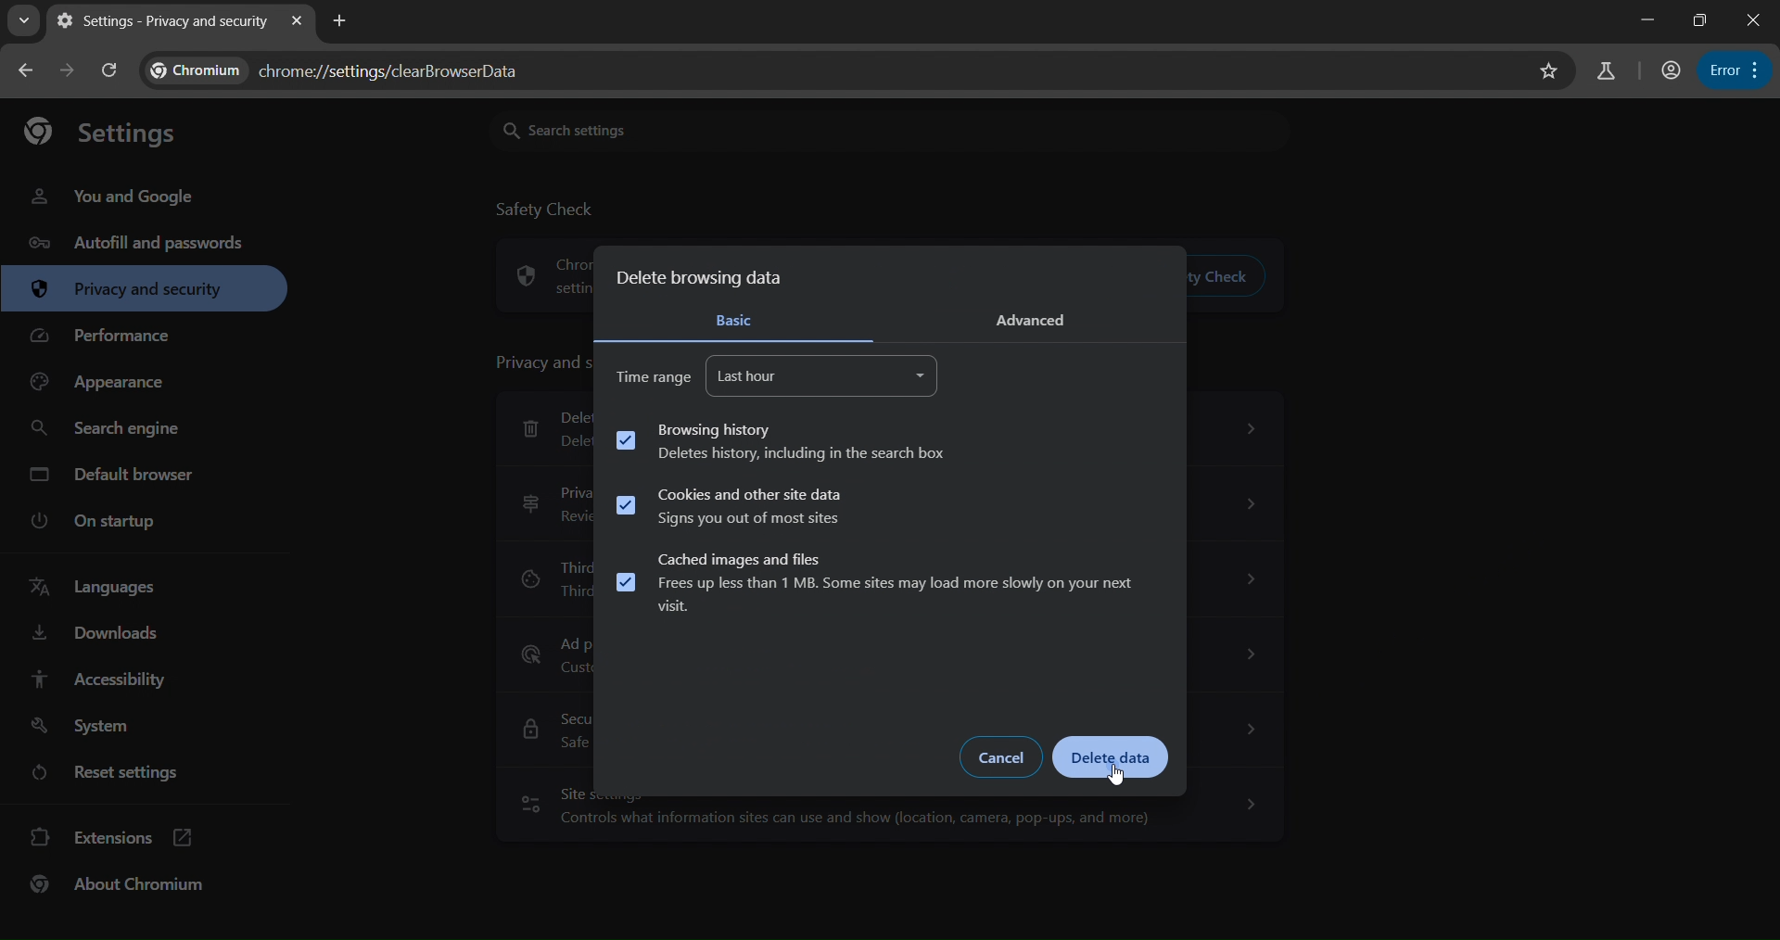 Image resolution: width=1780 pixels, height=940 pixels. Describe the element at coordinates (740, 318) in the screenshot. I see `basic` at that location.